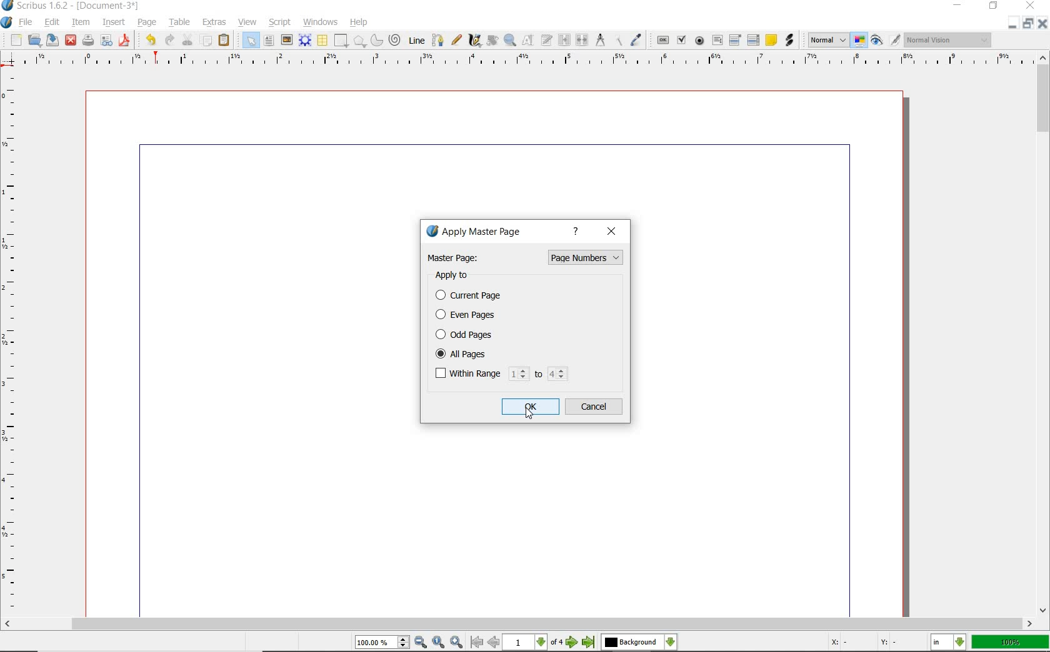  I want to click on zoom factor 100%, so click(1011, 643).